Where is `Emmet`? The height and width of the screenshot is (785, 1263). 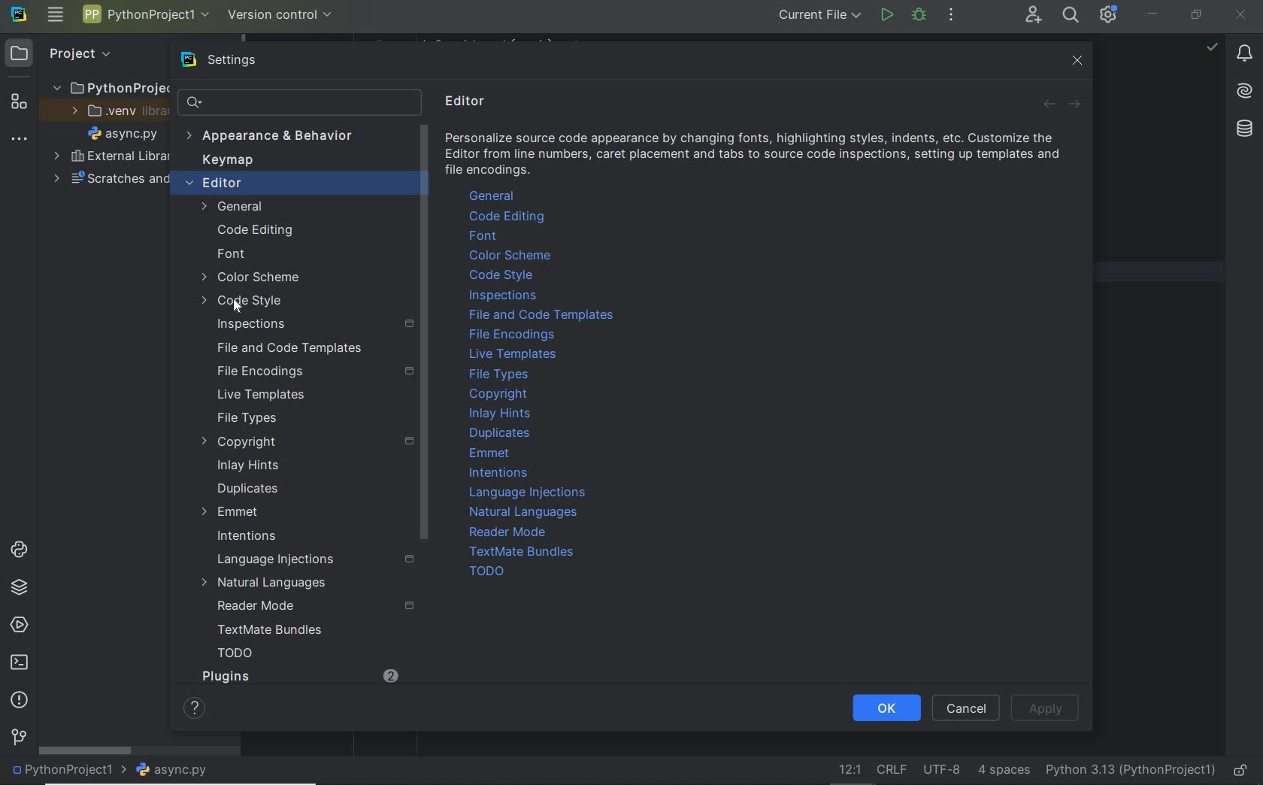 Emmet is located at coordinates (492, 455).